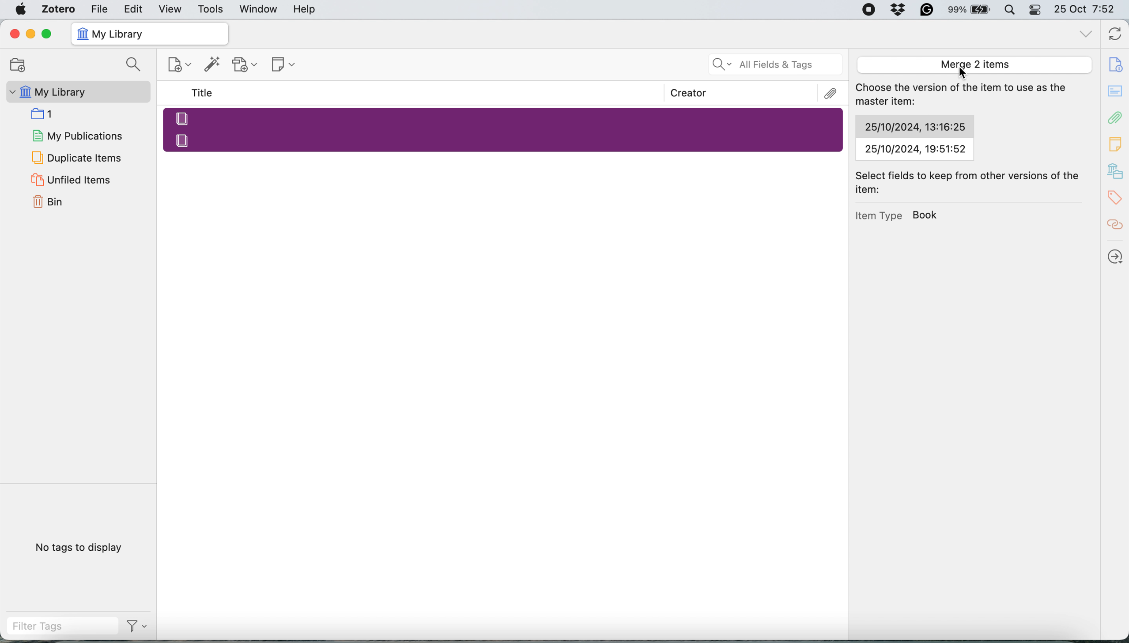 The height and width of the screenshot is (643, 1129). What do you see at coordinates (99, 8) in the screenshot?
I see `File` at bounding box center [99, 8].